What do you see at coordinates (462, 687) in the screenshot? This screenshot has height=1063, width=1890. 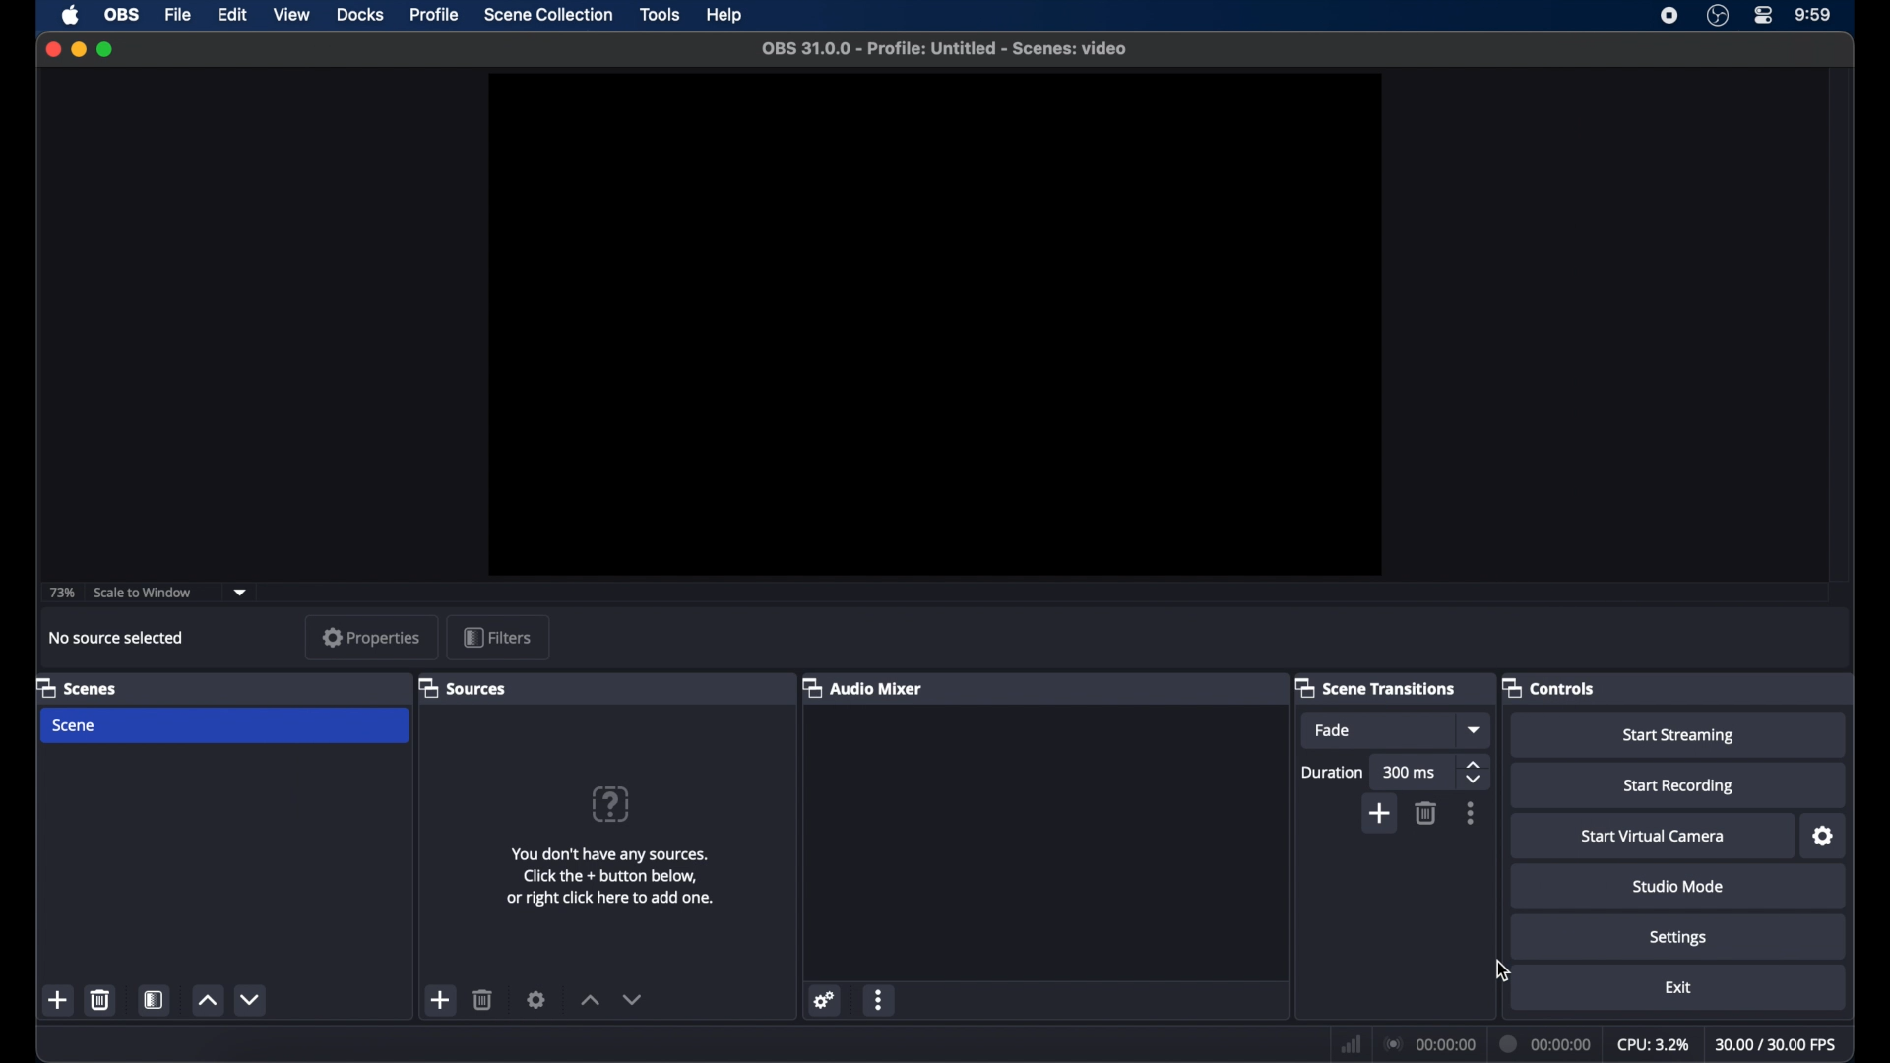 I see `sources` at bounding box center [462, 687].